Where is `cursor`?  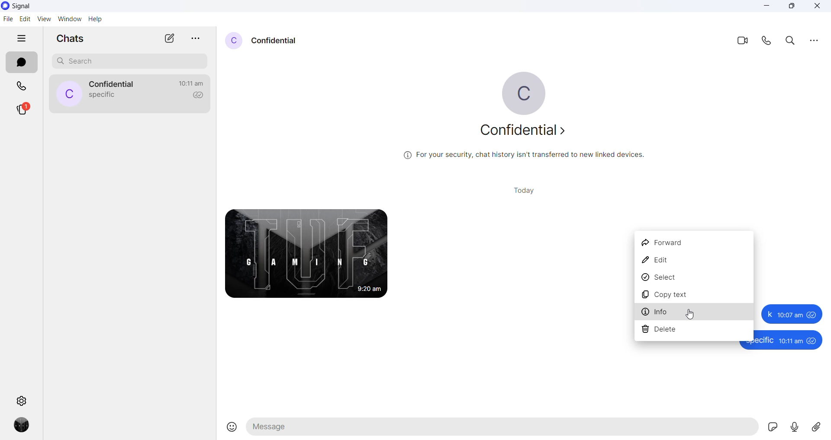
cursor is located at coordinates (689, 313).